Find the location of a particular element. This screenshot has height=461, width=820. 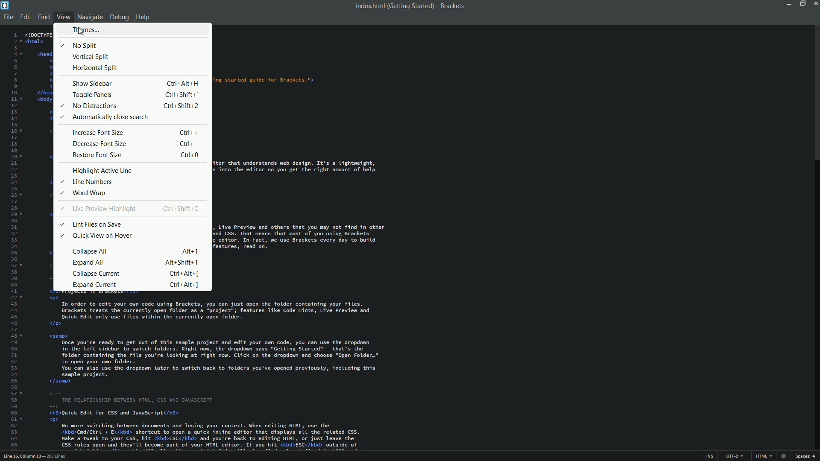

cursor is located at coordinates (81, 32).